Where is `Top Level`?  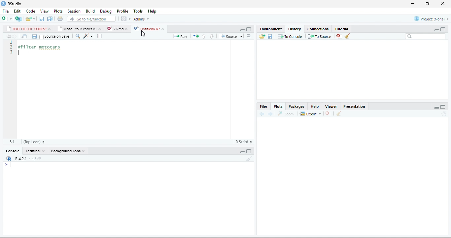
Top Level is located at coordinates (34, 142).